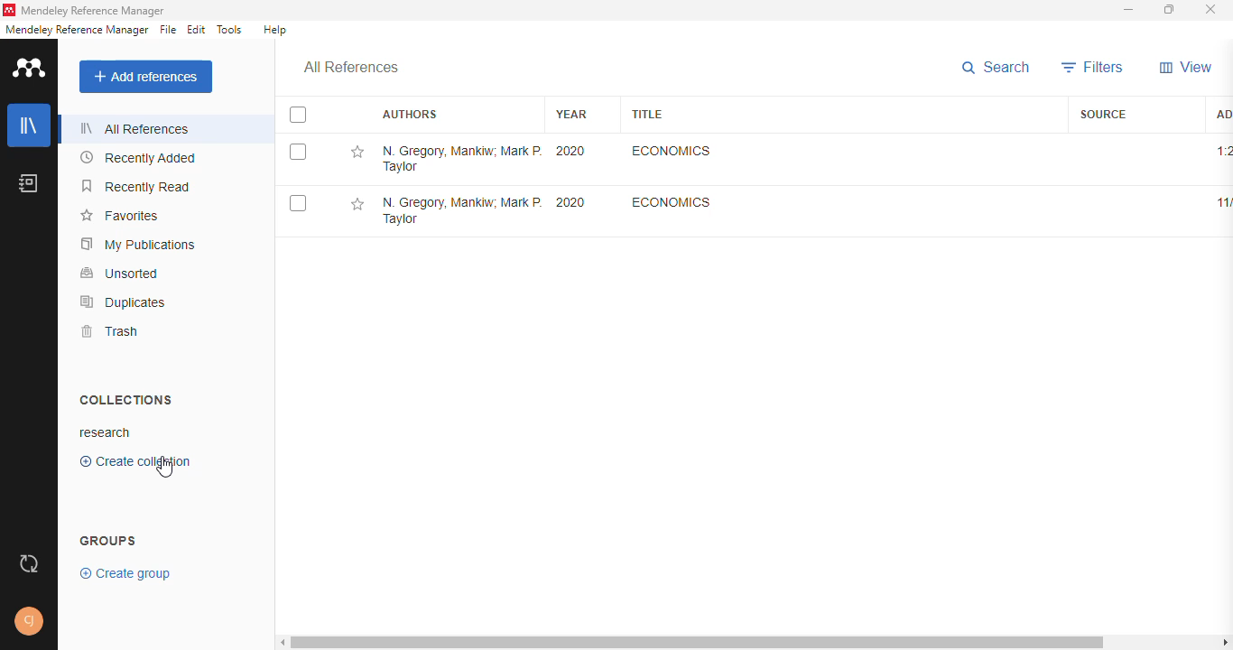 The width and height of the screenshot is (1233, 650). Describe the element at coordinates (8, 10) in the screenshot. I see `logo` at that location.